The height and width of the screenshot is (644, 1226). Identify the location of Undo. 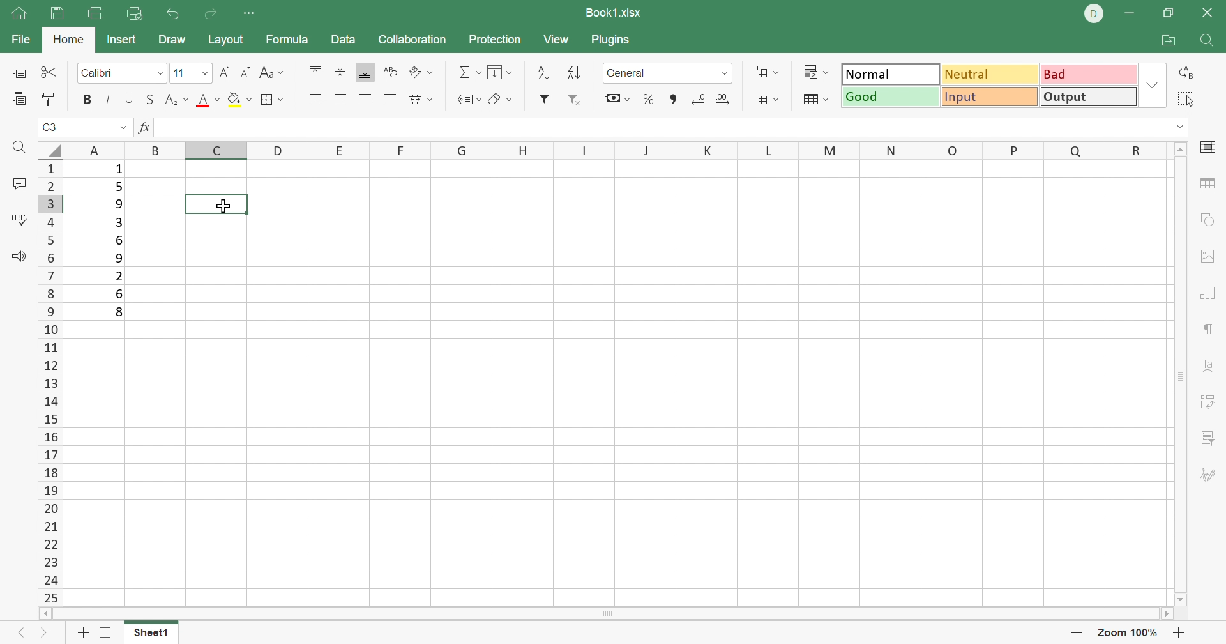
(171, 13).